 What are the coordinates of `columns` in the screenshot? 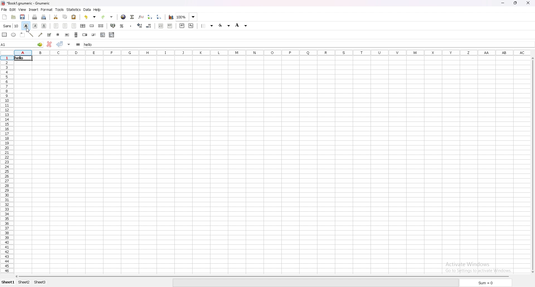 It's located at (273, 52).